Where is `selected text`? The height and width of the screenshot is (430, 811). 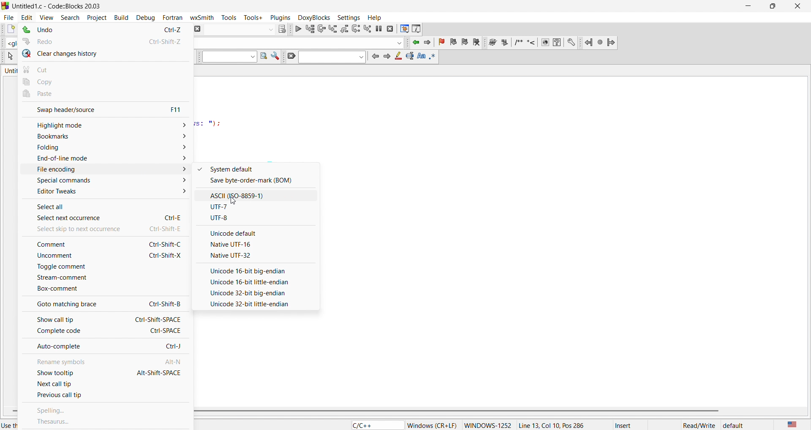
selected text is located at coordinates (409, 57).